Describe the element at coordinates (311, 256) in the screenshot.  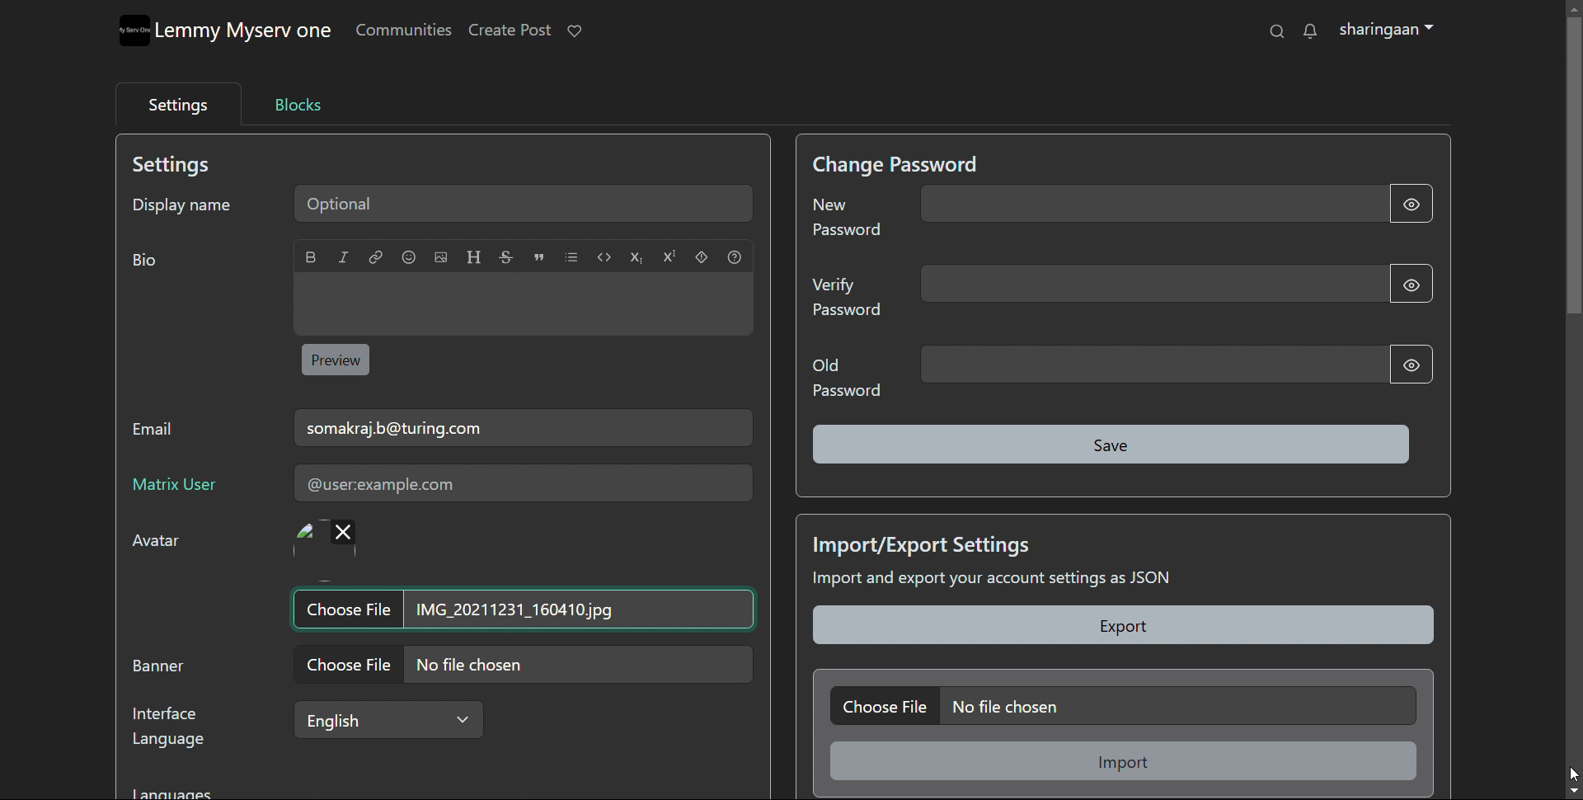
I see `bold` at that location.